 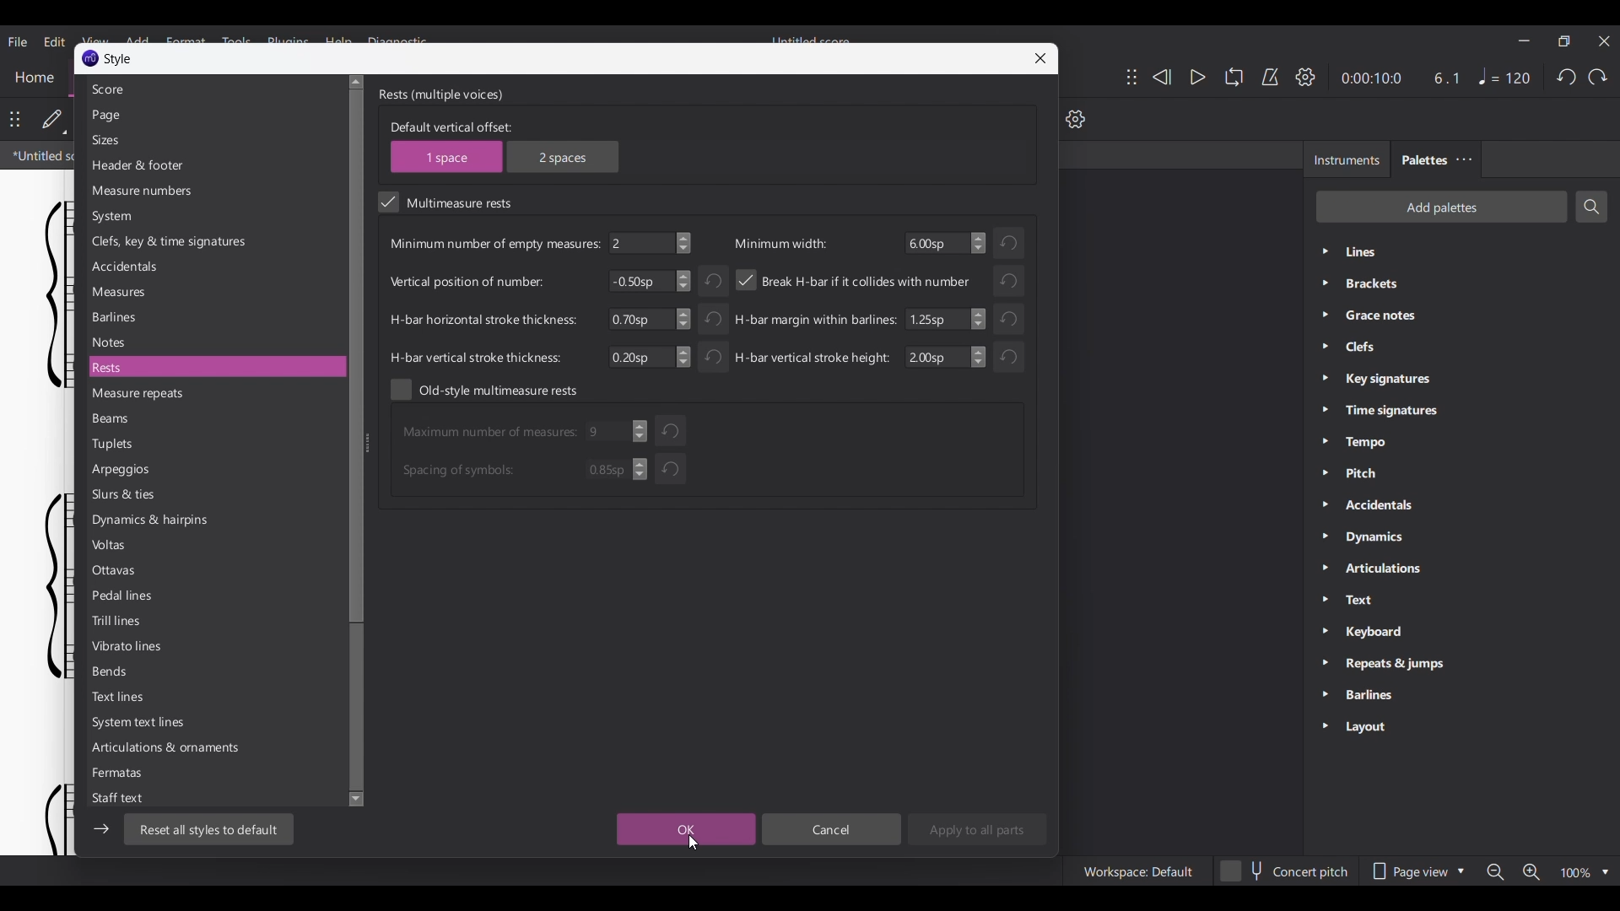 What do you see at coordinates (213, 217) in the screenshot?
I see `System` at bounding box center [213, 217].